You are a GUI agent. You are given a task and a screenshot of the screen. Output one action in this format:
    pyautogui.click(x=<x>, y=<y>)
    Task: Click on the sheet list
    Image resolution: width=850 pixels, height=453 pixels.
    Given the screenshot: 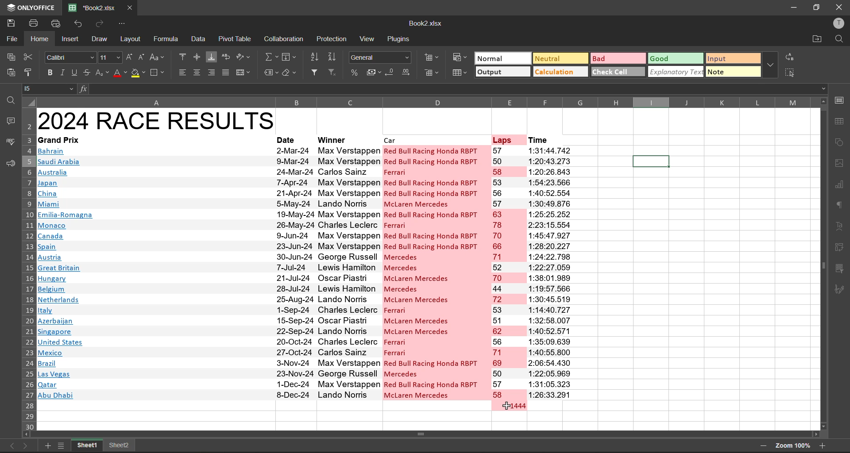 What is the action you would take?
    pyautogui.click(x=61, y=445)
    